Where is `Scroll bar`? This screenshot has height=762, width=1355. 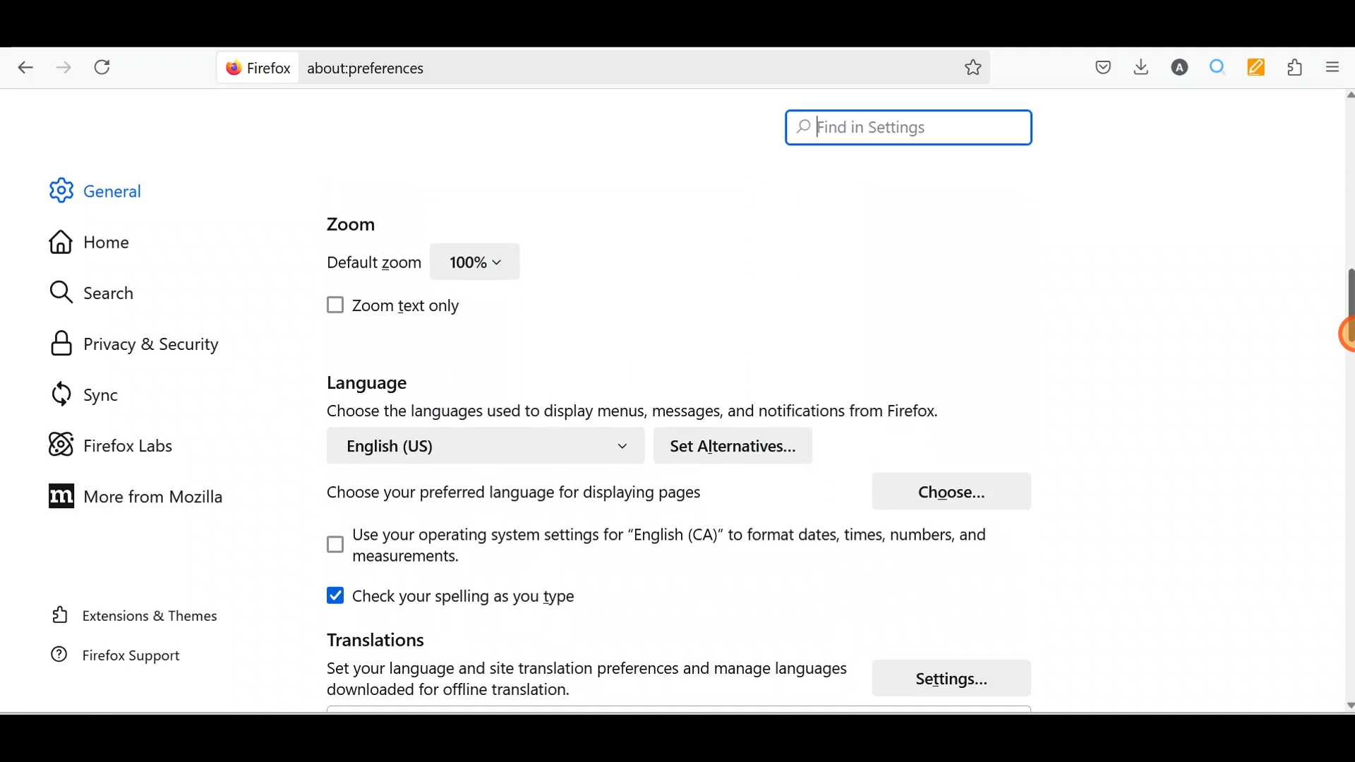
Scroll bar is located at coordinates (1345, 401).